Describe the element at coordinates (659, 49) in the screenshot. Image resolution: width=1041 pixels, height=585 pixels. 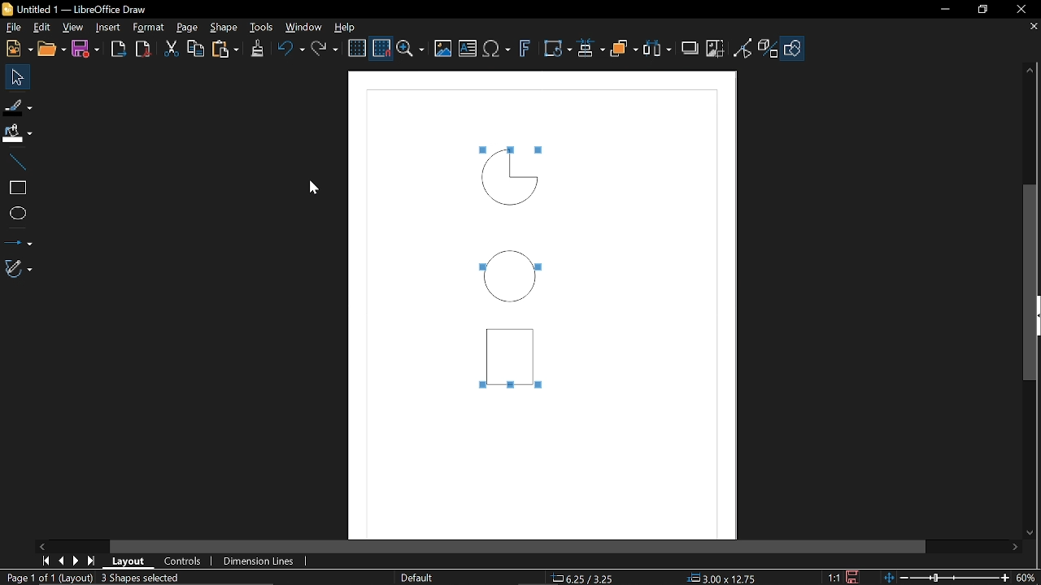
I see `Select at least three objects to distribute` at that location.